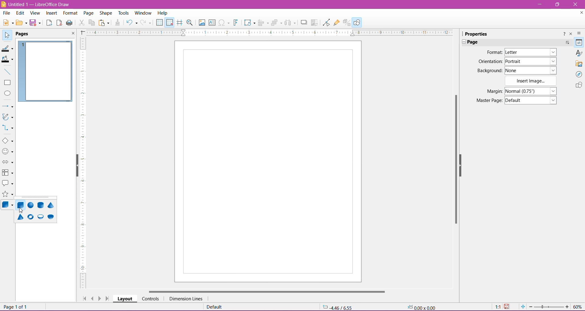  Describe the element at coordinates (532, 81) in the screenshot. I see `Insert Image` at that location.